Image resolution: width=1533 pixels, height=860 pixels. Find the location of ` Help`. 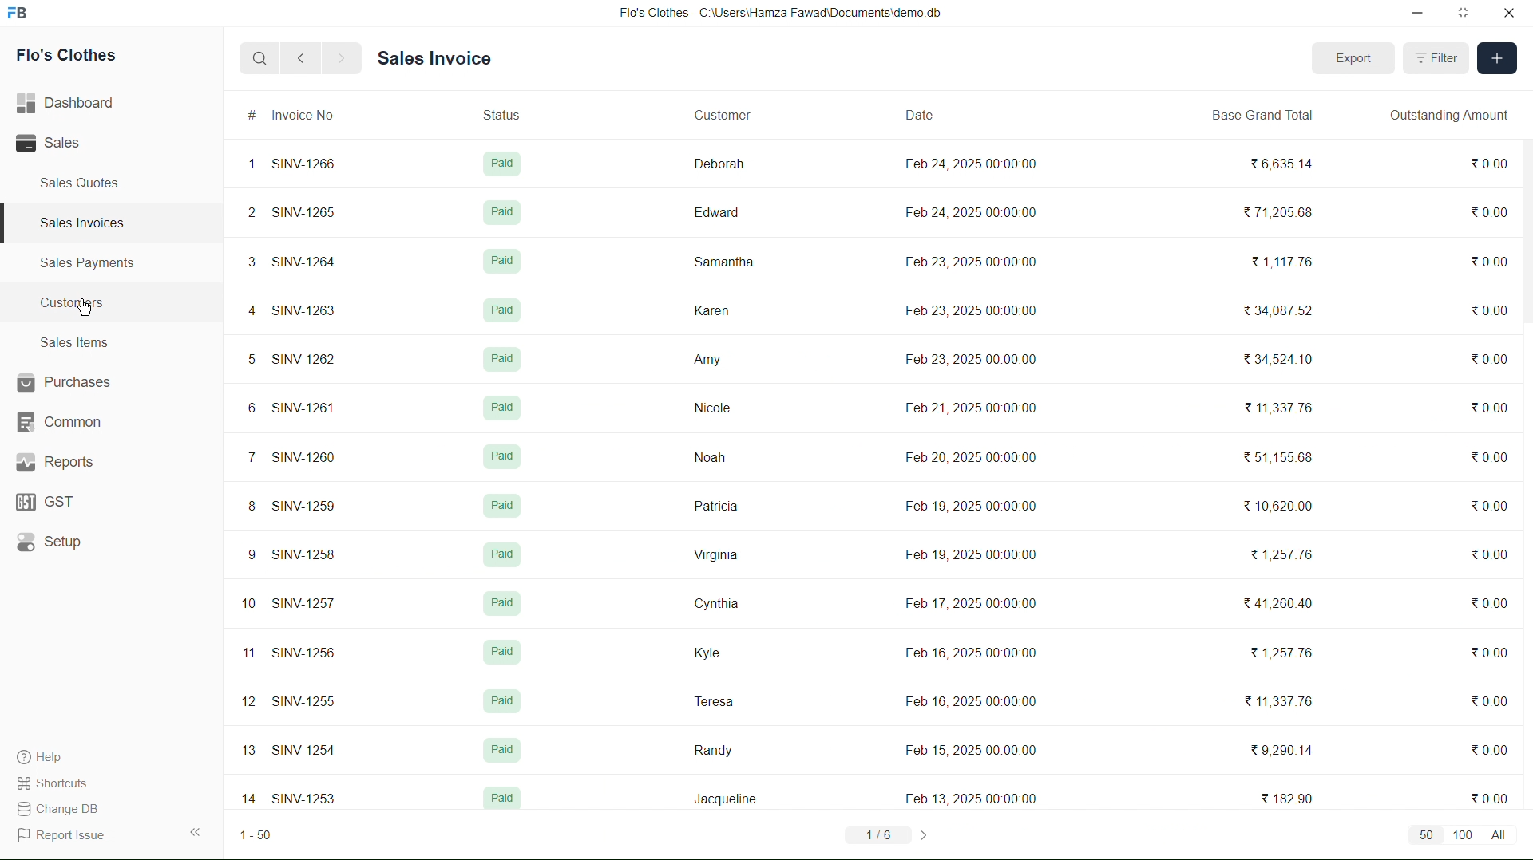

 Help is located at coordinates (47, 755).